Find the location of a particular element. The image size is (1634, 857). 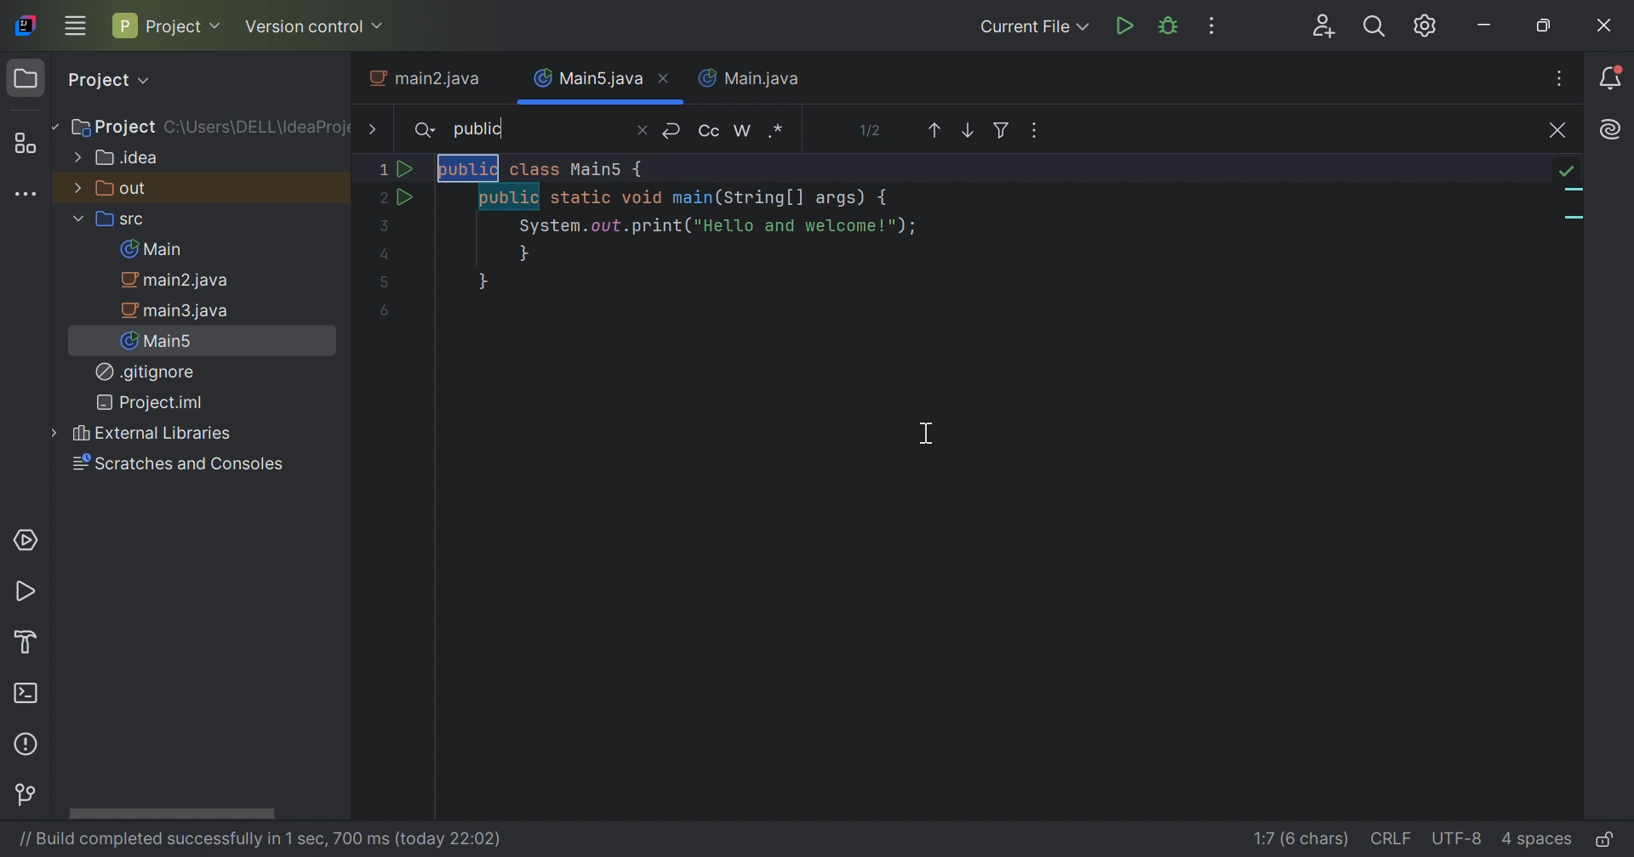

 is located at coordinates (380, 171).